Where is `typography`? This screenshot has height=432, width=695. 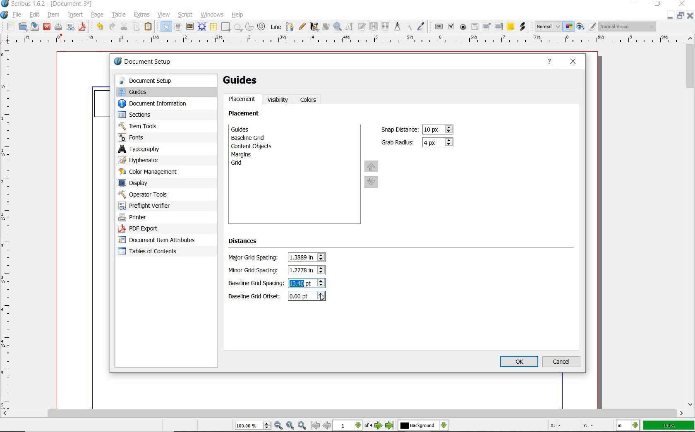
typography is located at coordinates (166, 149).